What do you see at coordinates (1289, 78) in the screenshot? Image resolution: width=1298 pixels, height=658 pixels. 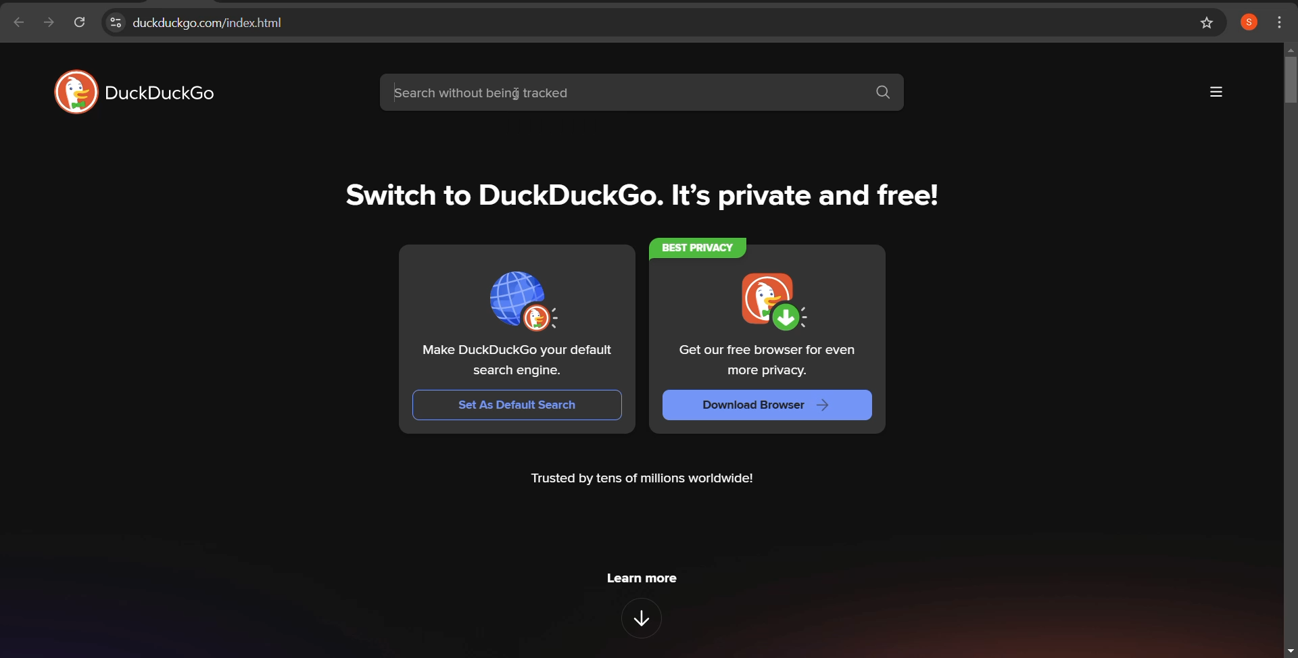 I see `vertical scroll bar` at bounding box center [1289, 78].